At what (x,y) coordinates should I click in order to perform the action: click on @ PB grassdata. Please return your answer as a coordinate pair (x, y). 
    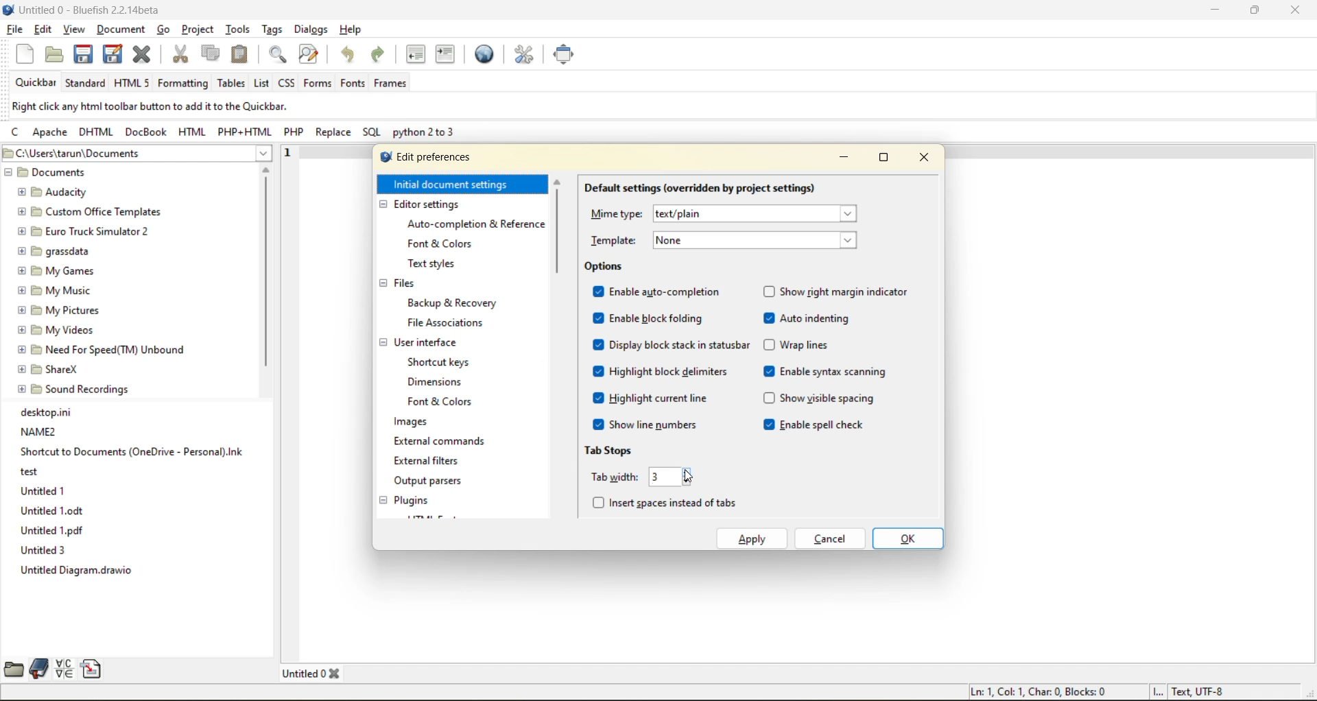
    Looking at the image, I should click on (54, 250).